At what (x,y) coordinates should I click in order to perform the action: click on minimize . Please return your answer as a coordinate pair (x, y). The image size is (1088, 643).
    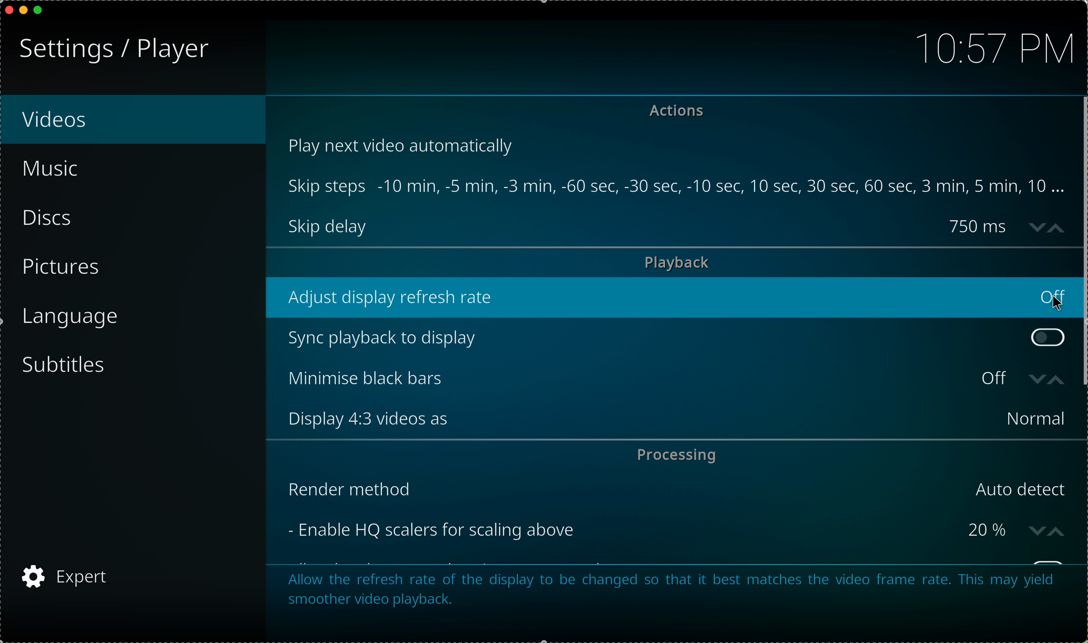
    Looking at the image, I should click on (24, 12).